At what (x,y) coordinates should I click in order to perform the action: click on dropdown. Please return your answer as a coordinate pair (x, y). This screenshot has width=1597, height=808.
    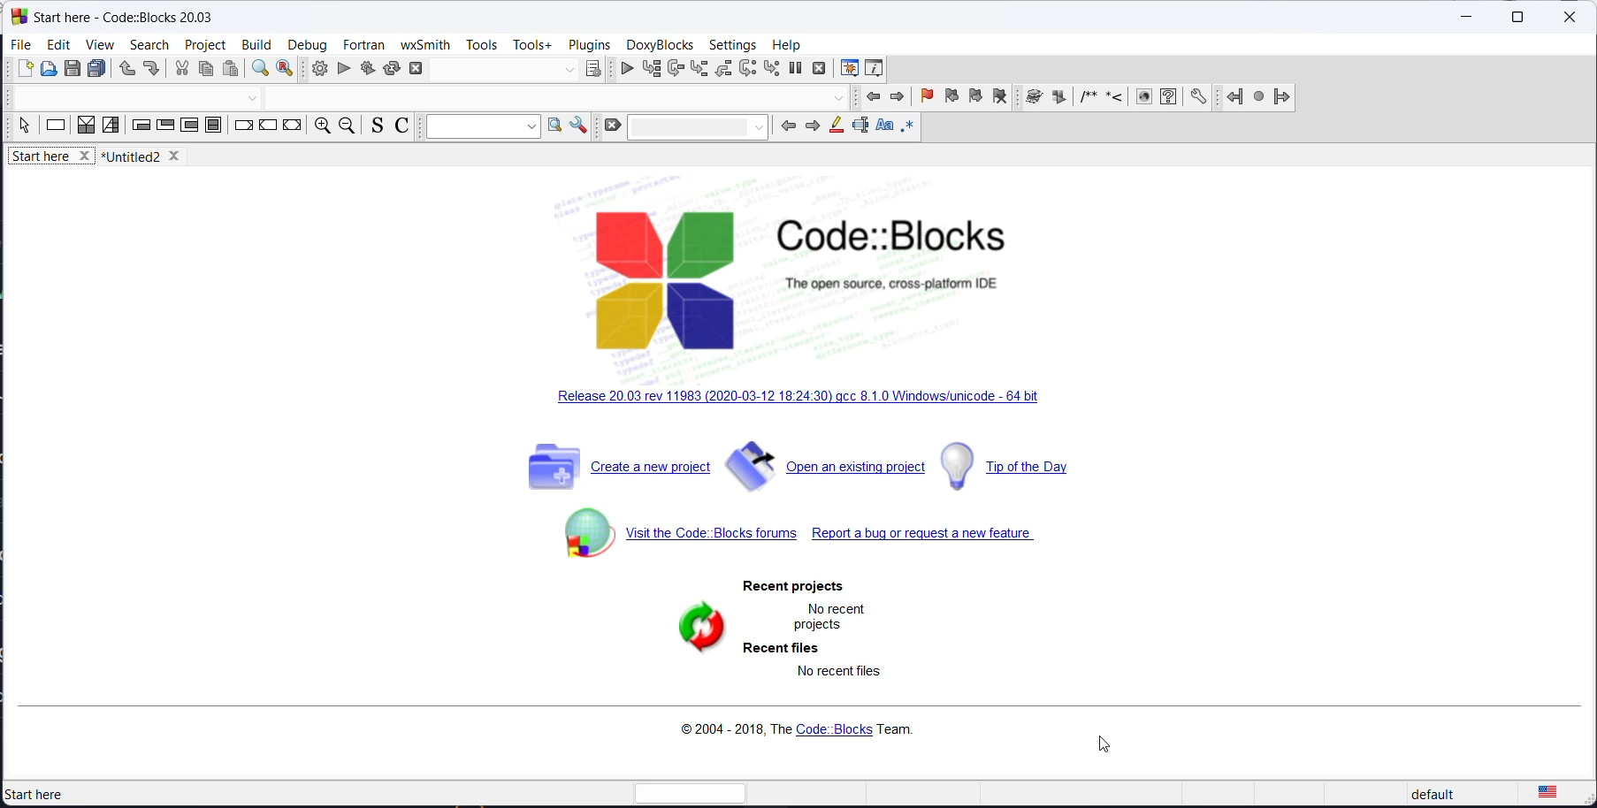
    Looking at the image, I should click on (838, 99).